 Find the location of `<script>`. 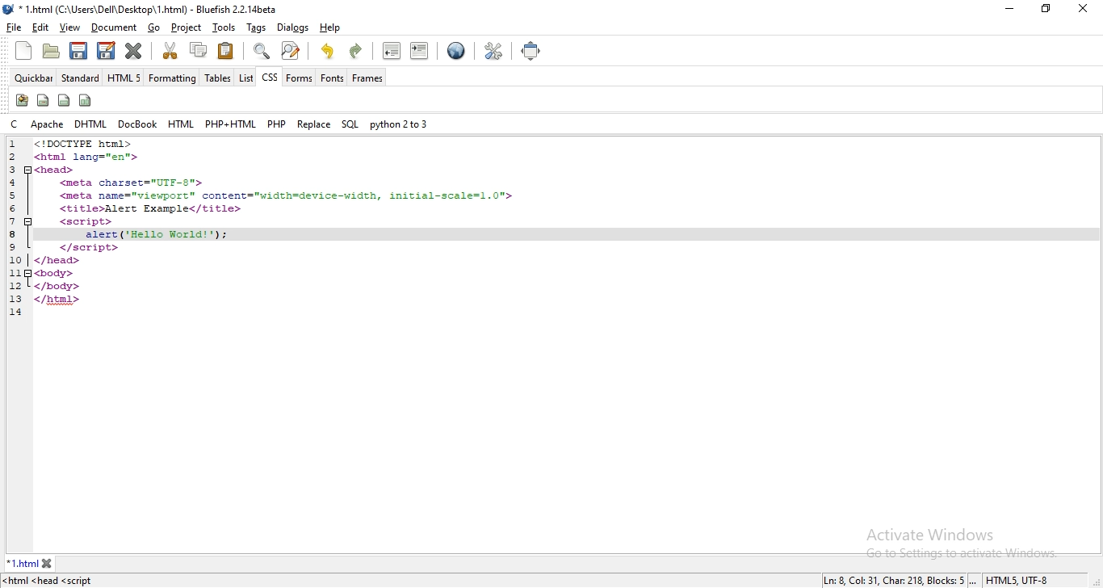

<script> is located at coordinates (86, 222).